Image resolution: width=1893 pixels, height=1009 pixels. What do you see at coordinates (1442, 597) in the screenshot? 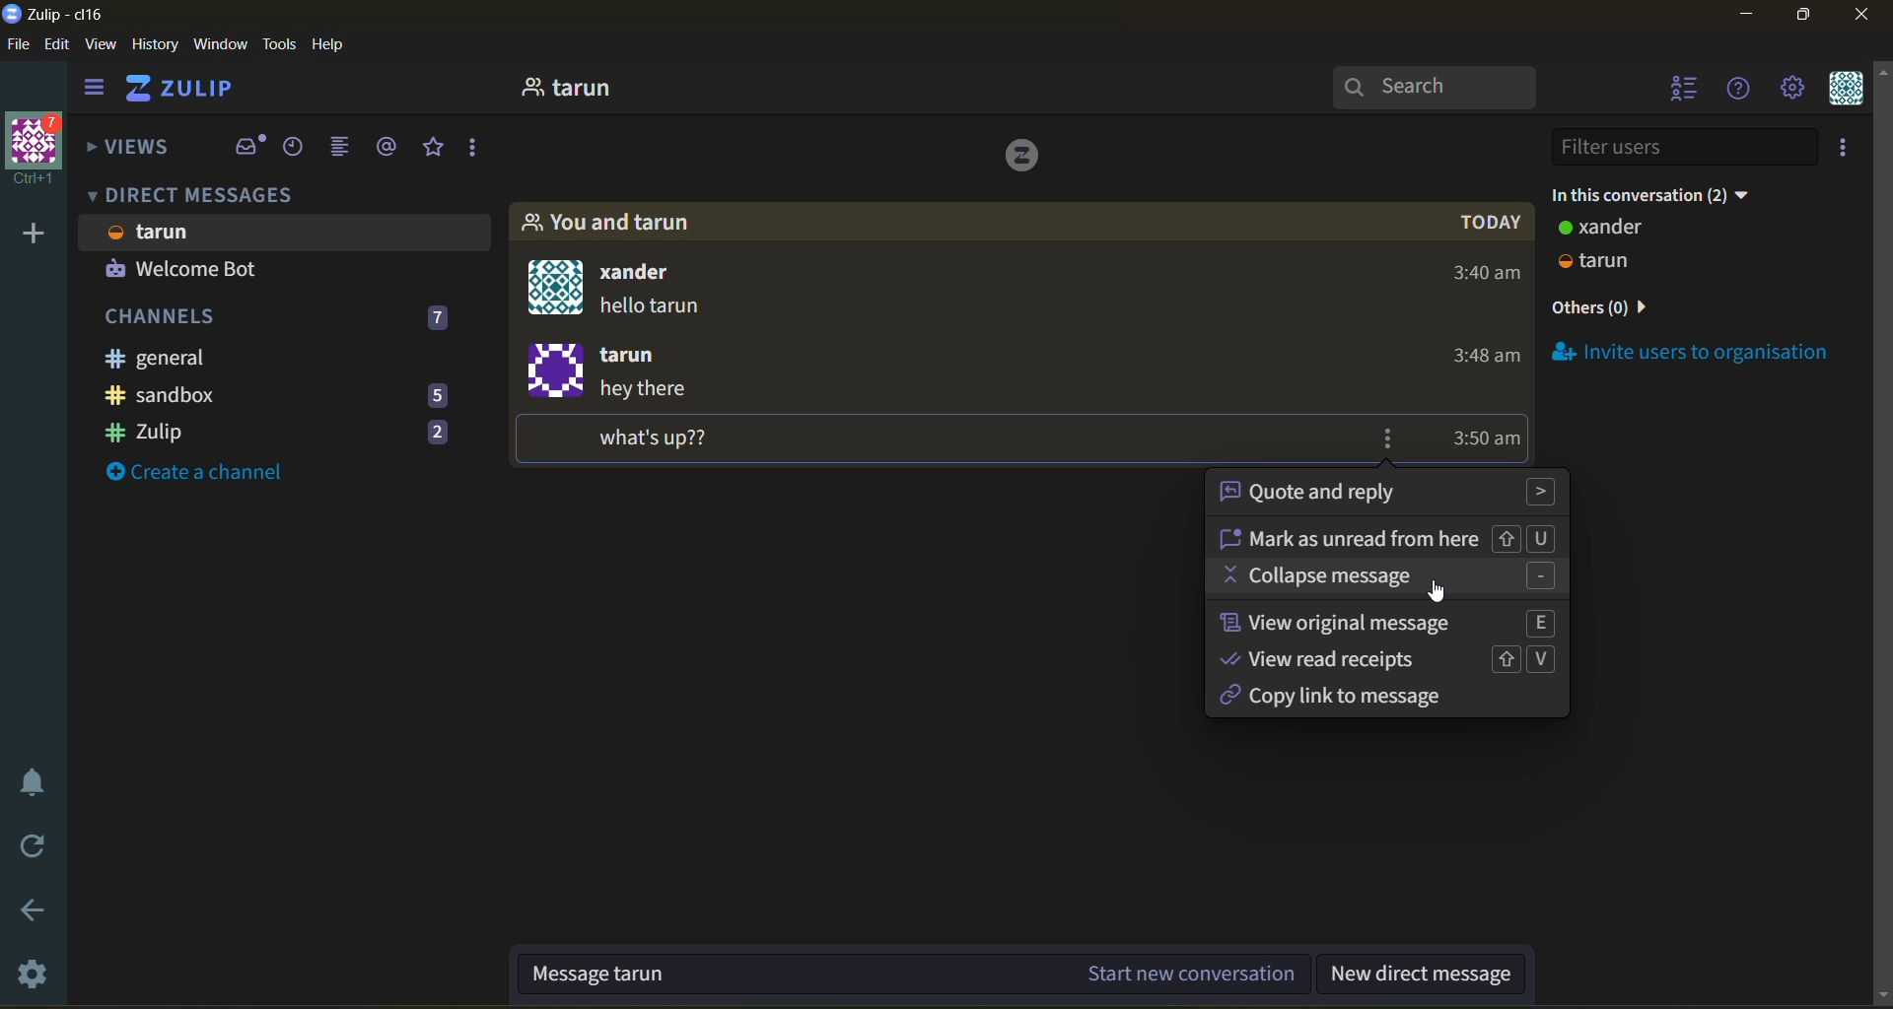
I see `cursor` at bounding box center [1442, 597].